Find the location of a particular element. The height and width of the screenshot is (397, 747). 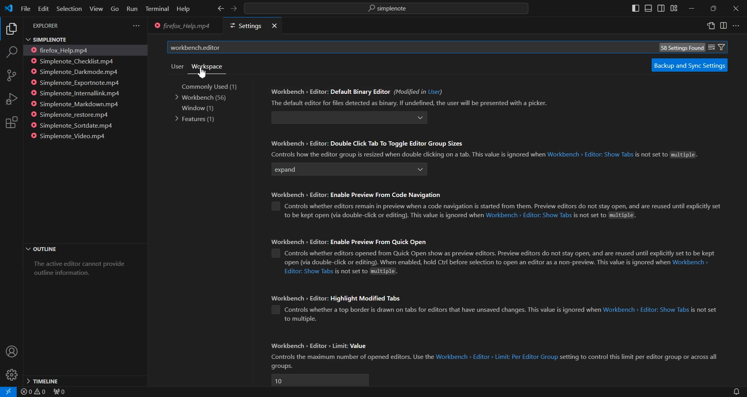

Controls whether a top border is drawn on tabs for editors that have unsaved changes. This value is ignored when is located at coordinates (442, 310).